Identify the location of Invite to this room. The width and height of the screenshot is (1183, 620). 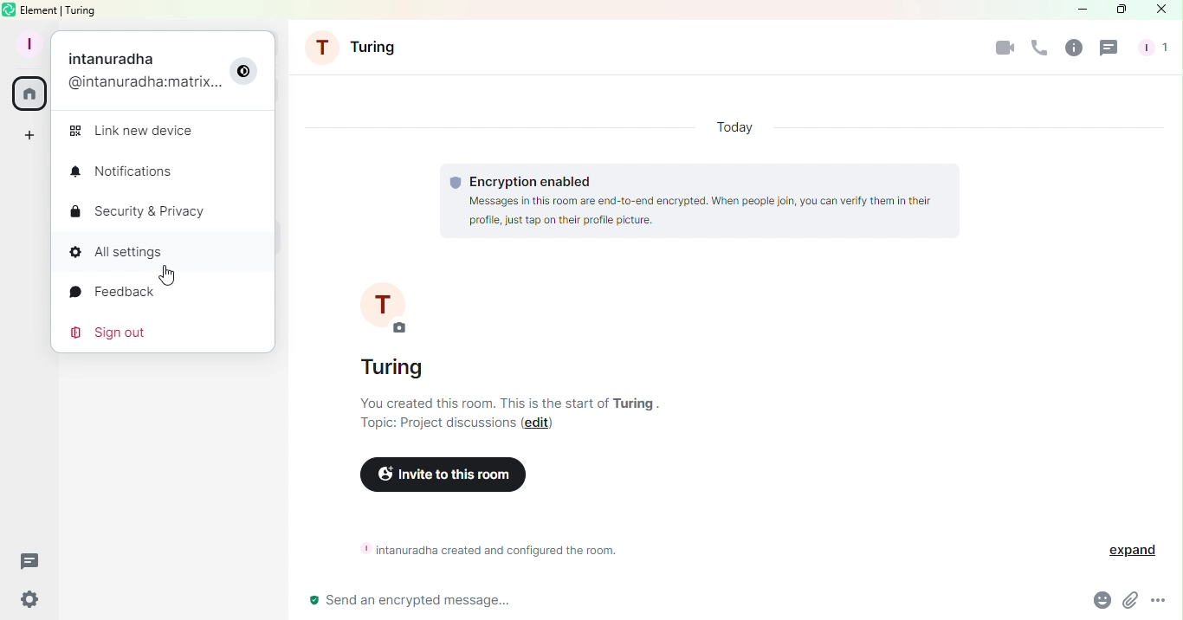
(441, 475).